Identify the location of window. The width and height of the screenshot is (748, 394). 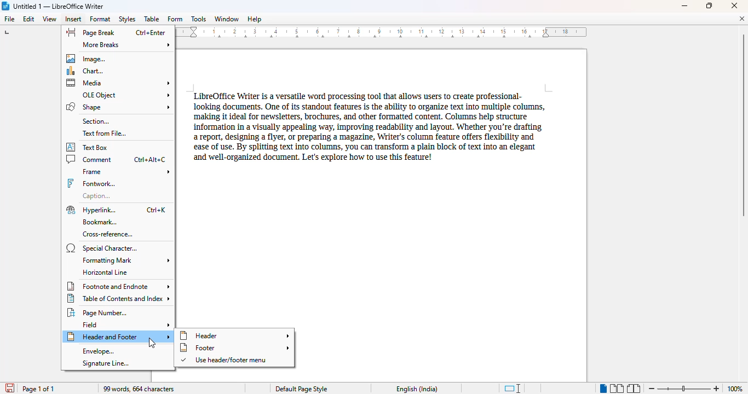
(227, 19).